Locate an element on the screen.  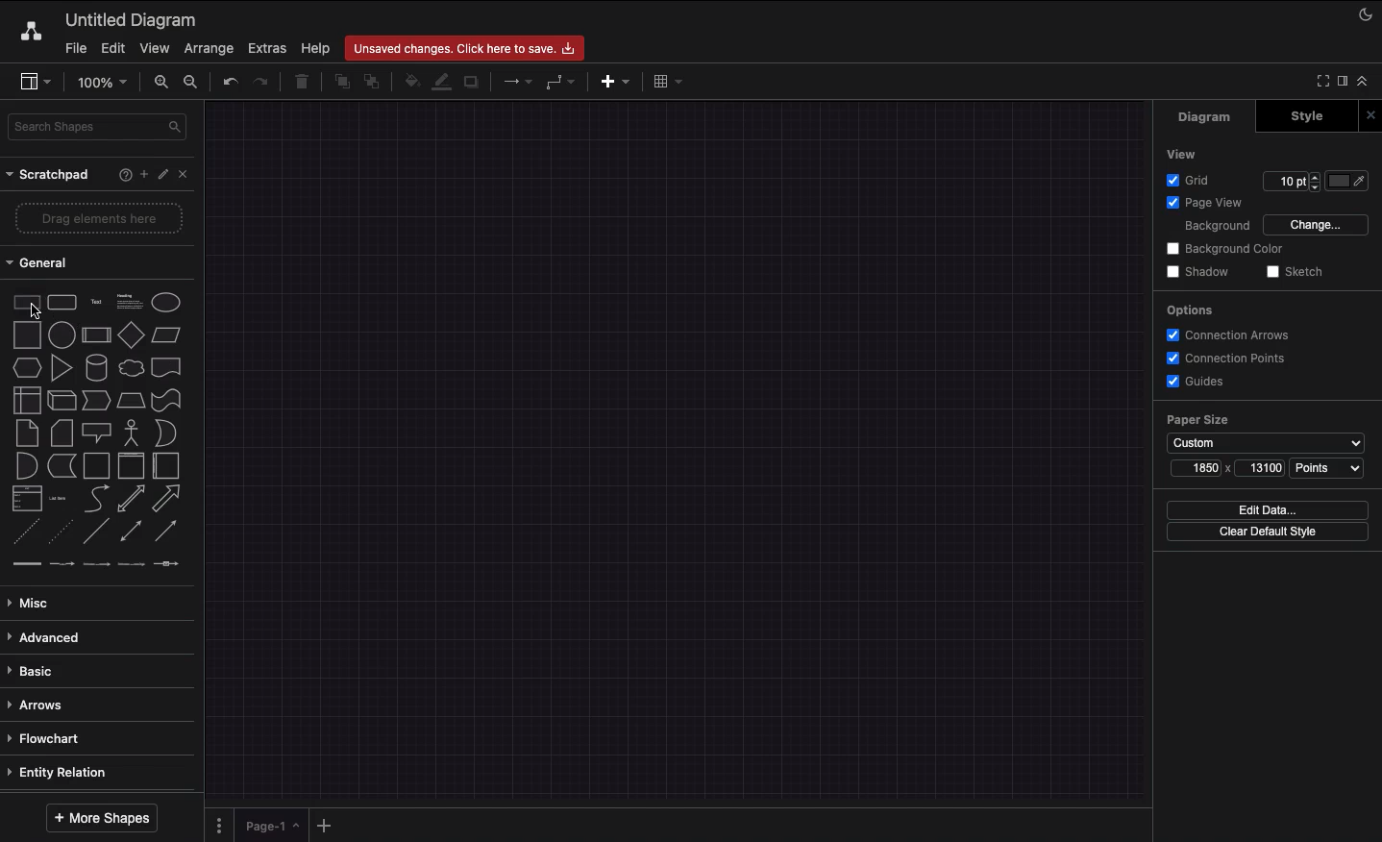
Undo is located at coordinates (232, 83).